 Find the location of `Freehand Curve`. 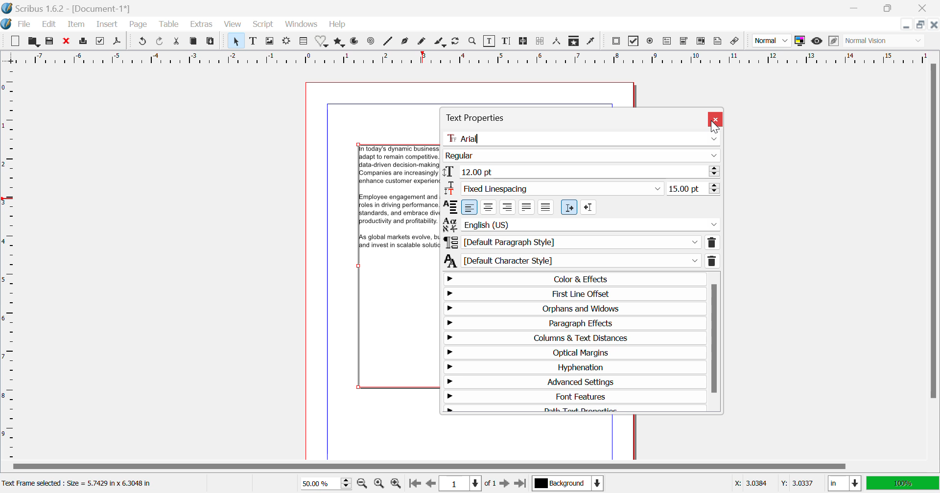

Freehand Curve is located at coordinates (420, 42).